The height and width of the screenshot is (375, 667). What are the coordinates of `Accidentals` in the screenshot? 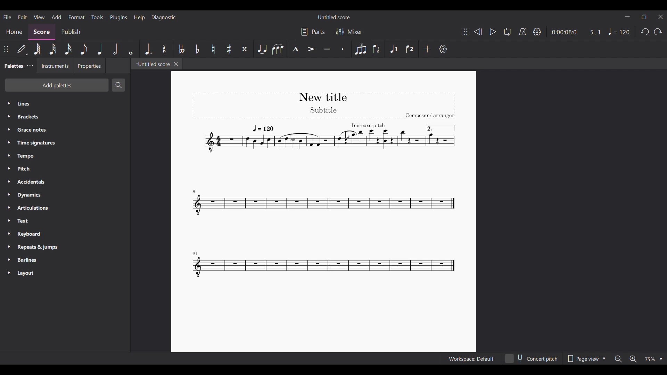 It's located at (65, 182).